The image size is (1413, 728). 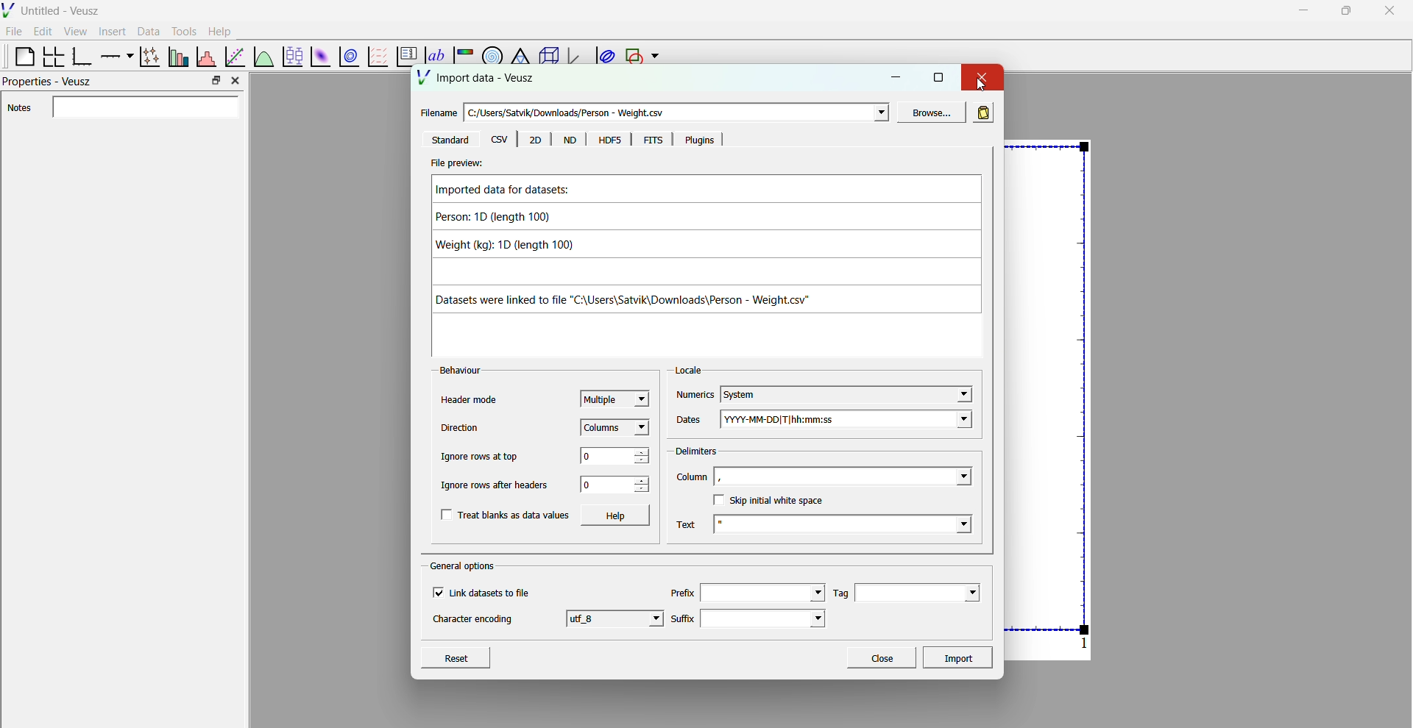 What do you see at coordinates (44, 32) in the screenshot?
I see `edit` at bounding box center [44, 32].